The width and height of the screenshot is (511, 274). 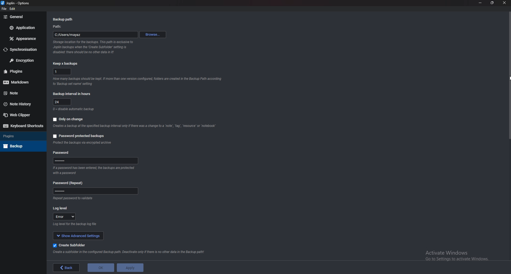 What do you see at coordinates (509, 75) in the screenshot?
I see `Scroll bar` at bounding box center [509, 75].